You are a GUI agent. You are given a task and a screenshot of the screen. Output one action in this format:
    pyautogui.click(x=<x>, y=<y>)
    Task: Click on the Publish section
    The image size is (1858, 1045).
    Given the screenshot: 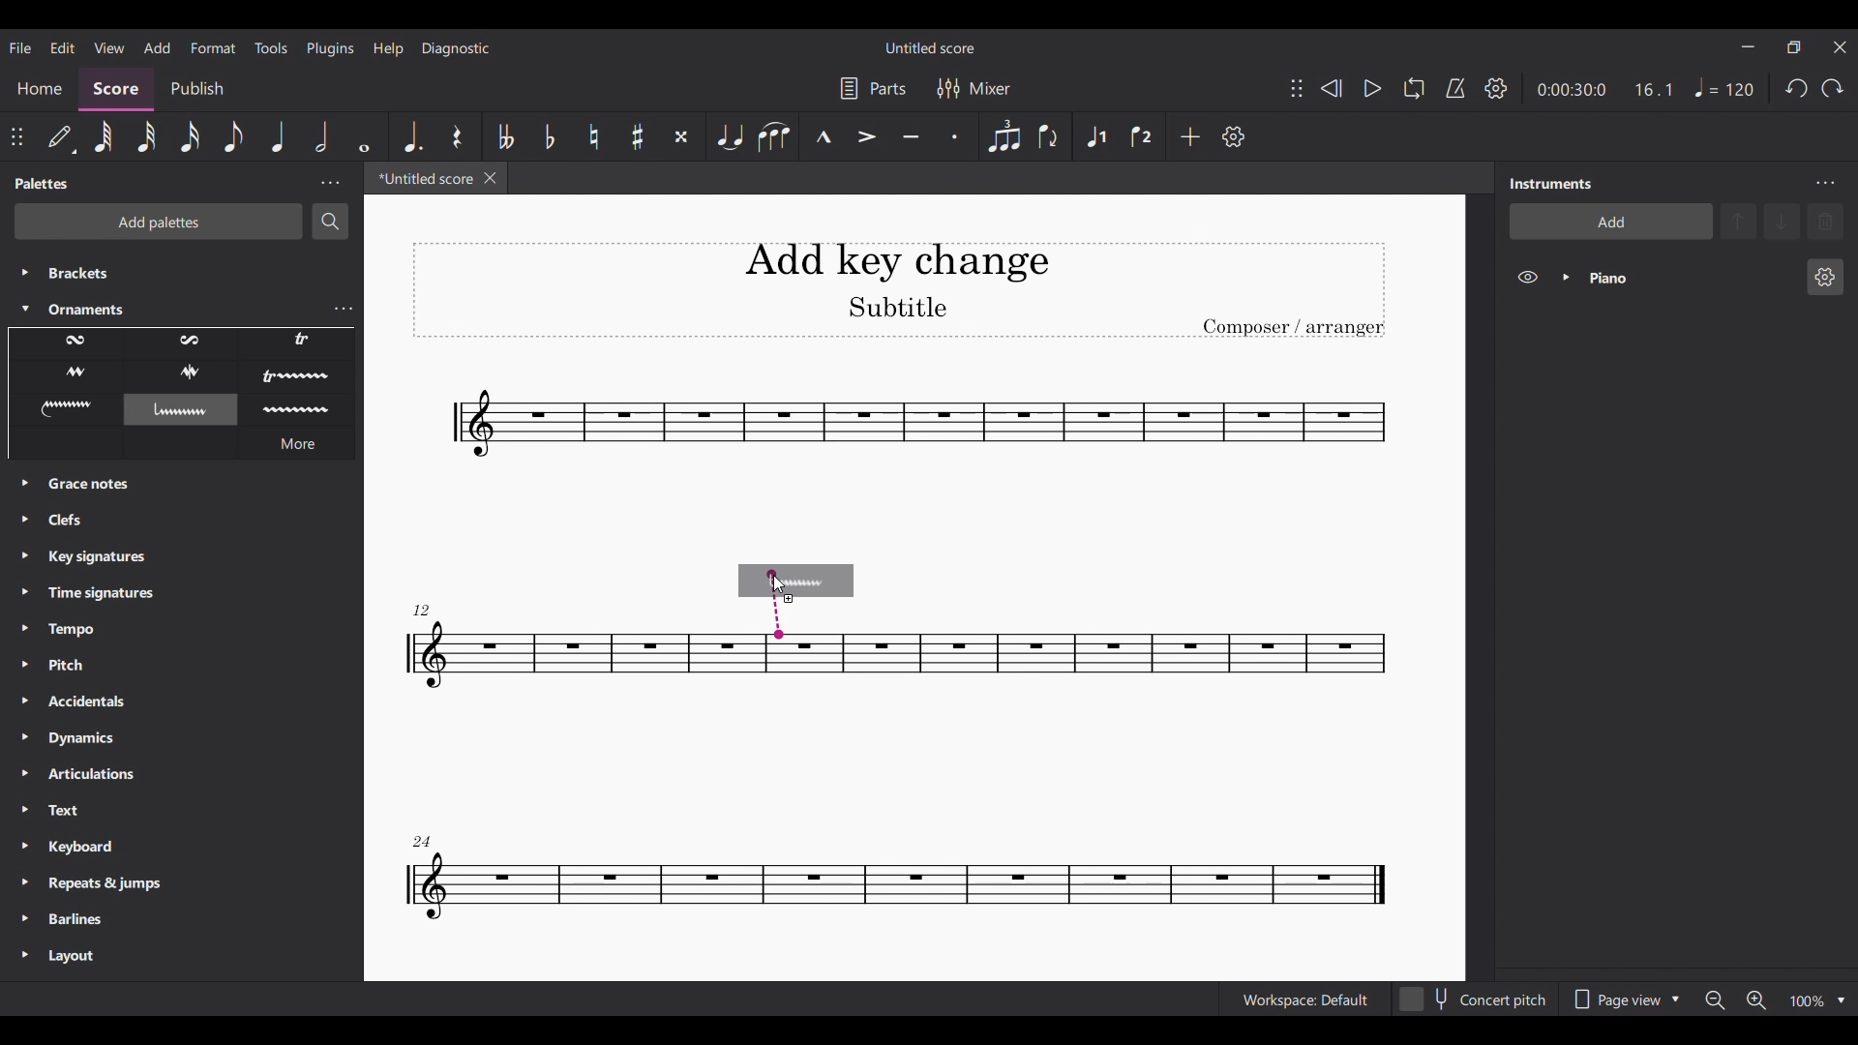 What is the action you would take?
    pyautogui.click(x=197, y=90)
    